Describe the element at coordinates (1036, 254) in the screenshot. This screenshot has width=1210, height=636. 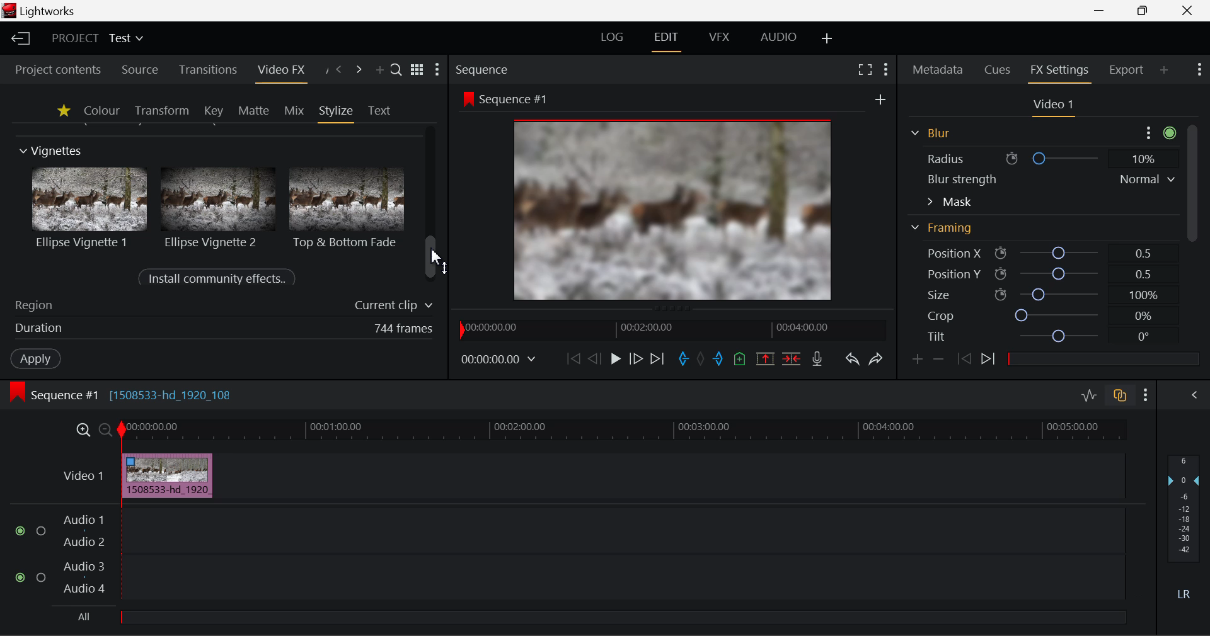
I see `Position X` at that location.